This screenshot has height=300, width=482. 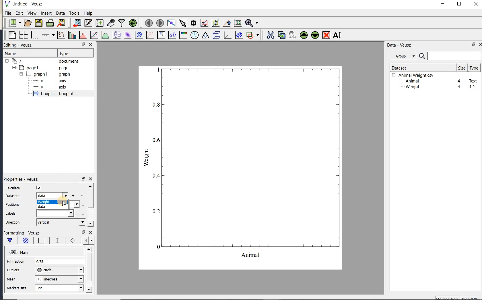 I want to click on view plot full screen, so click(x=171, y=23).